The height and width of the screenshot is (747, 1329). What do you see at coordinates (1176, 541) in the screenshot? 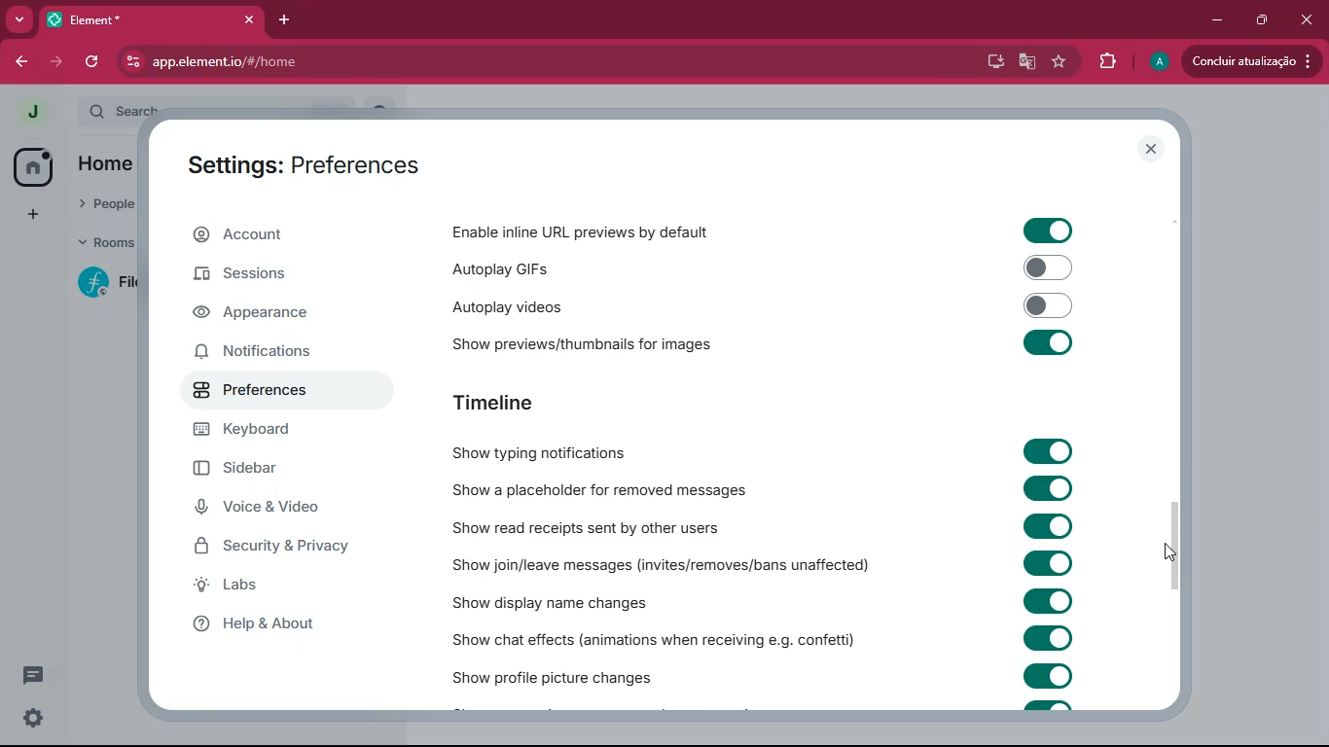
I see `scroll bar` at bounding box center [1176, 541].